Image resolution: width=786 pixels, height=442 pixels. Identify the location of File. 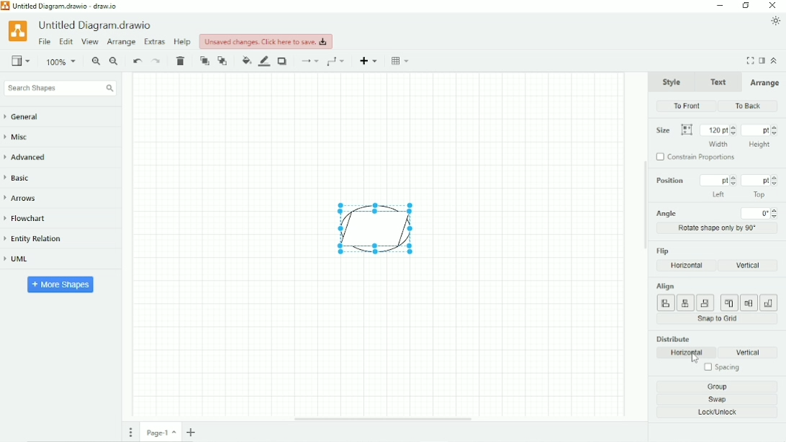
(45, 42).